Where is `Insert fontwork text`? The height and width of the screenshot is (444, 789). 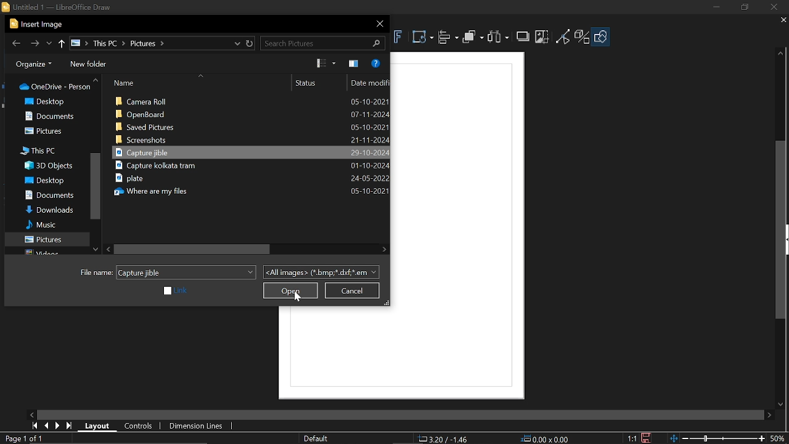
Insert fontwork text is located at coordinates (399, 37).